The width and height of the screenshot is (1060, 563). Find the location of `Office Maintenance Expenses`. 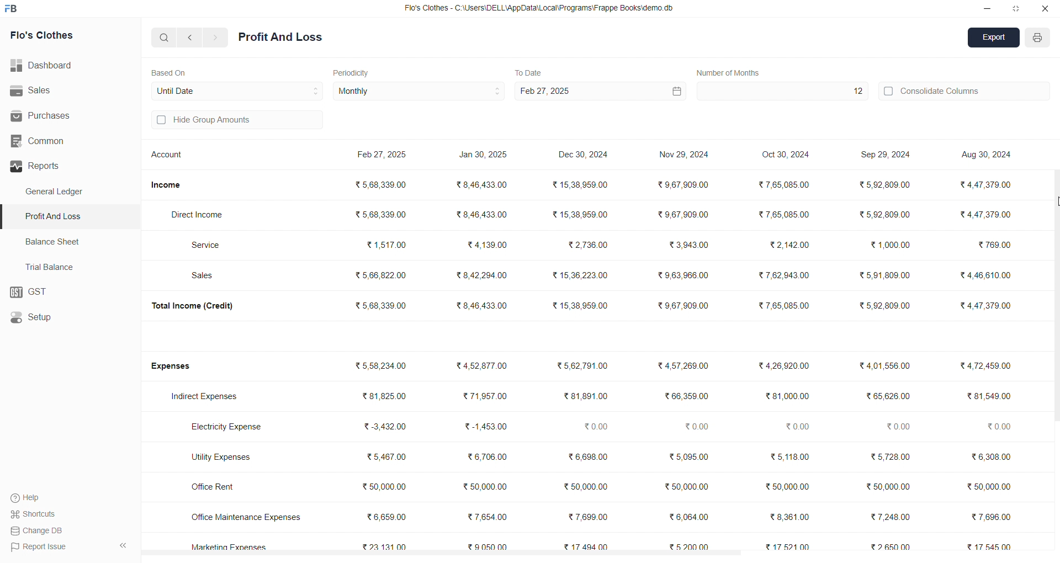

Office Maintenance Expenses is located at coordinates (246, 517).